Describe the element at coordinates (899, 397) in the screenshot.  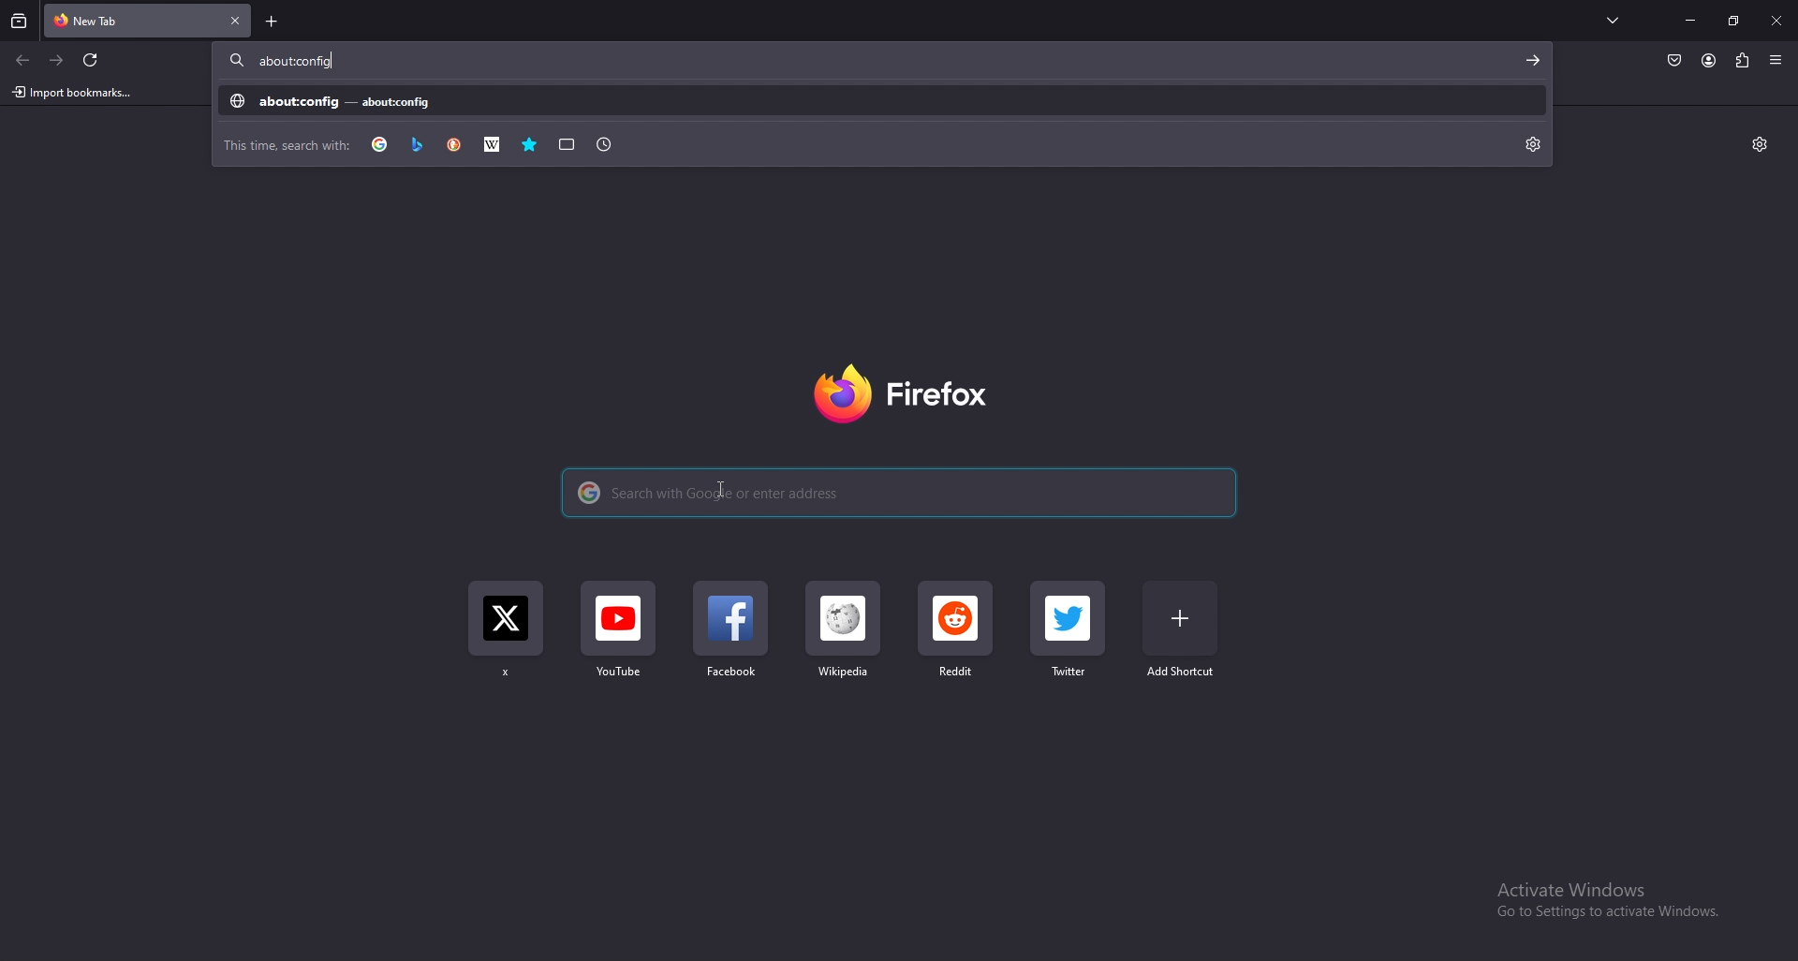
I see `firefox` at that location.